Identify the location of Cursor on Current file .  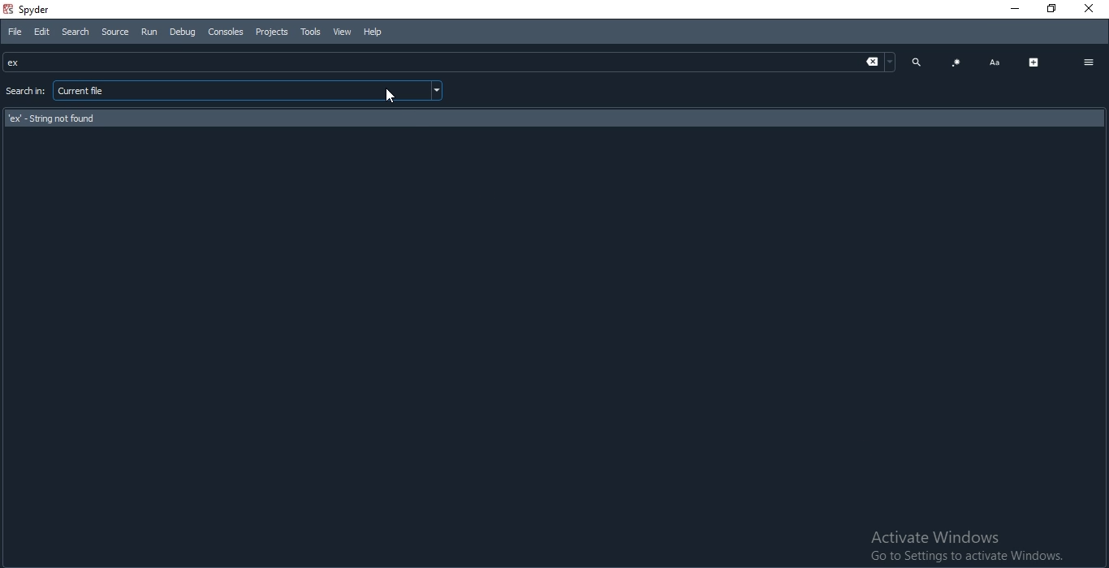
(394, 97).